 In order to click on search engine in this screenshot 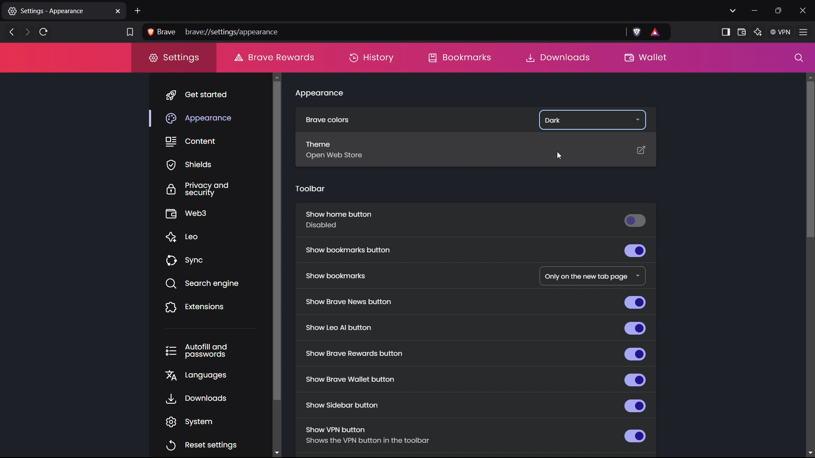, I will do `click(216, 282)`.